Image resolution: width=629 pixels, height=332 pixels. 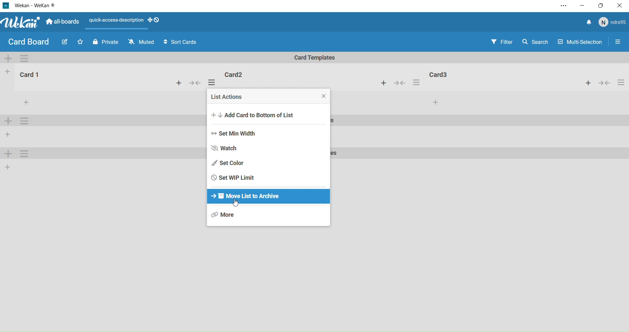 What do you see at coordinates (182, 43) in the screenshot?
I see `Sort Cards` at bounding box center [182, 43].